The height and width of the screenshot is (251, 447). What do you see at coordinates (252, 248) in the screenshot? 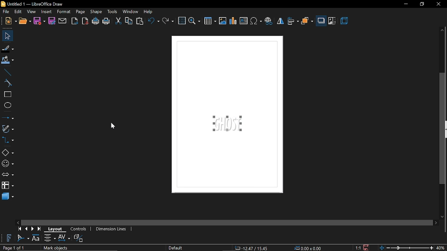
I see `-22.26/-4.09` at bounding box center [252, 248].